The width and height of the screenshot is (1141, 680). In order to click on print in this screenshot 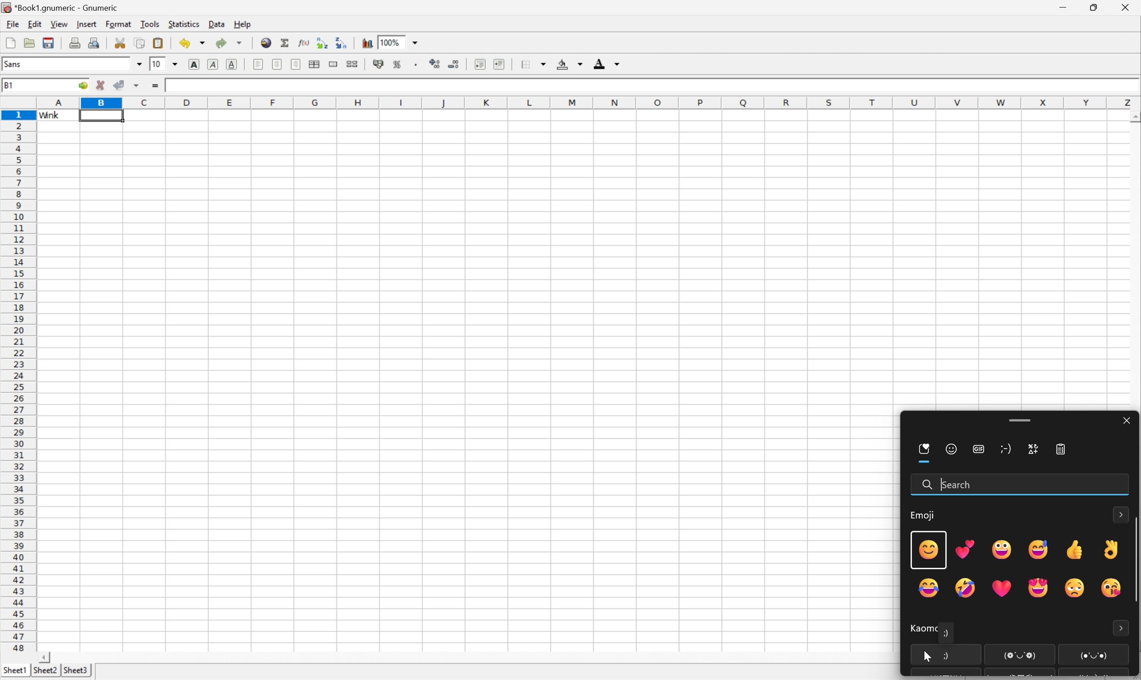, I will do `click(74, 43)`.